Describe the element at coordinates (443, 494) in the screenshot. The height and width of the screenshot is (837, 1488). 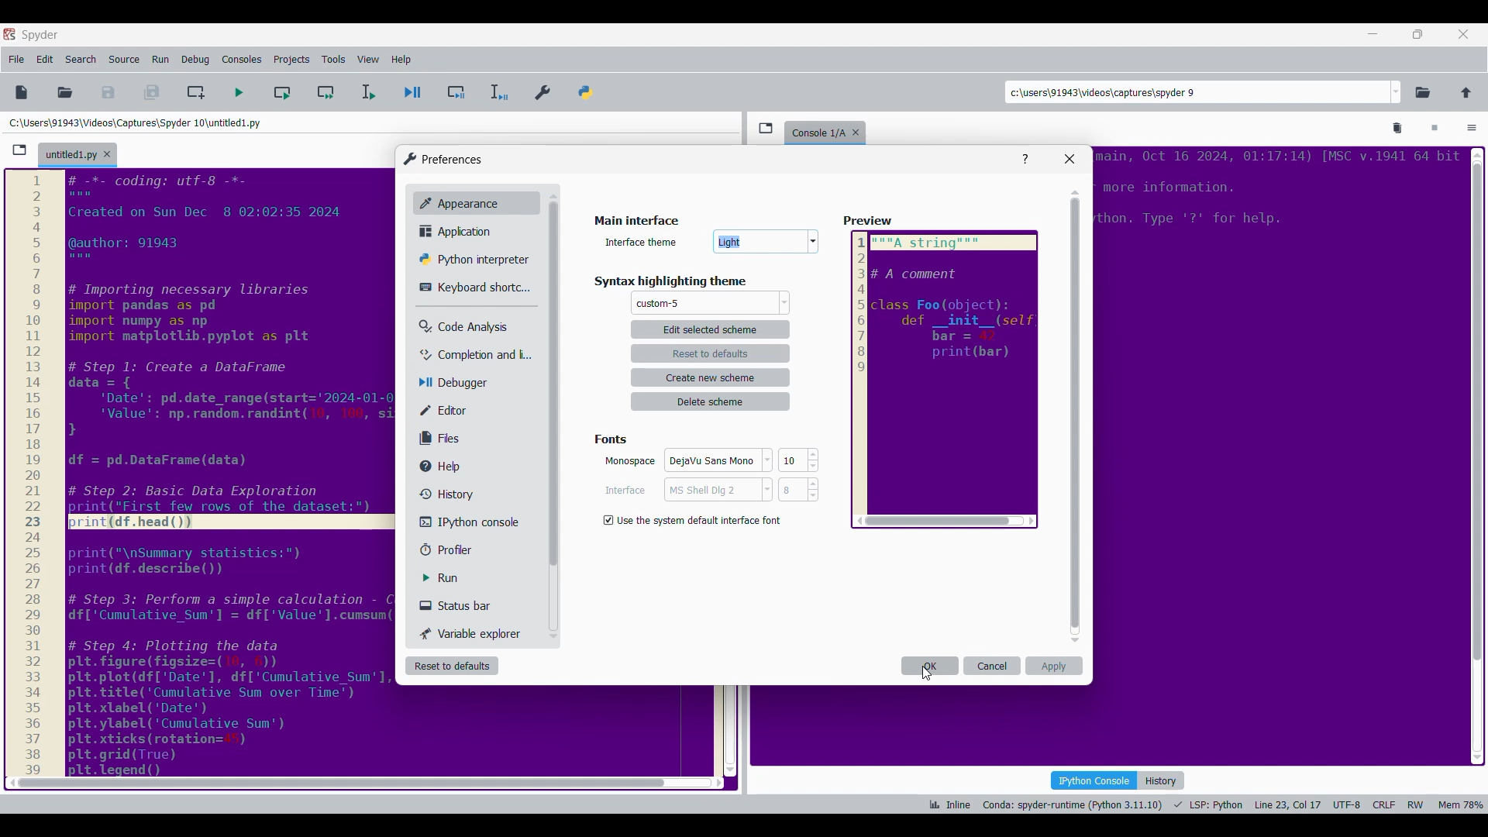
I see `History` at that location.